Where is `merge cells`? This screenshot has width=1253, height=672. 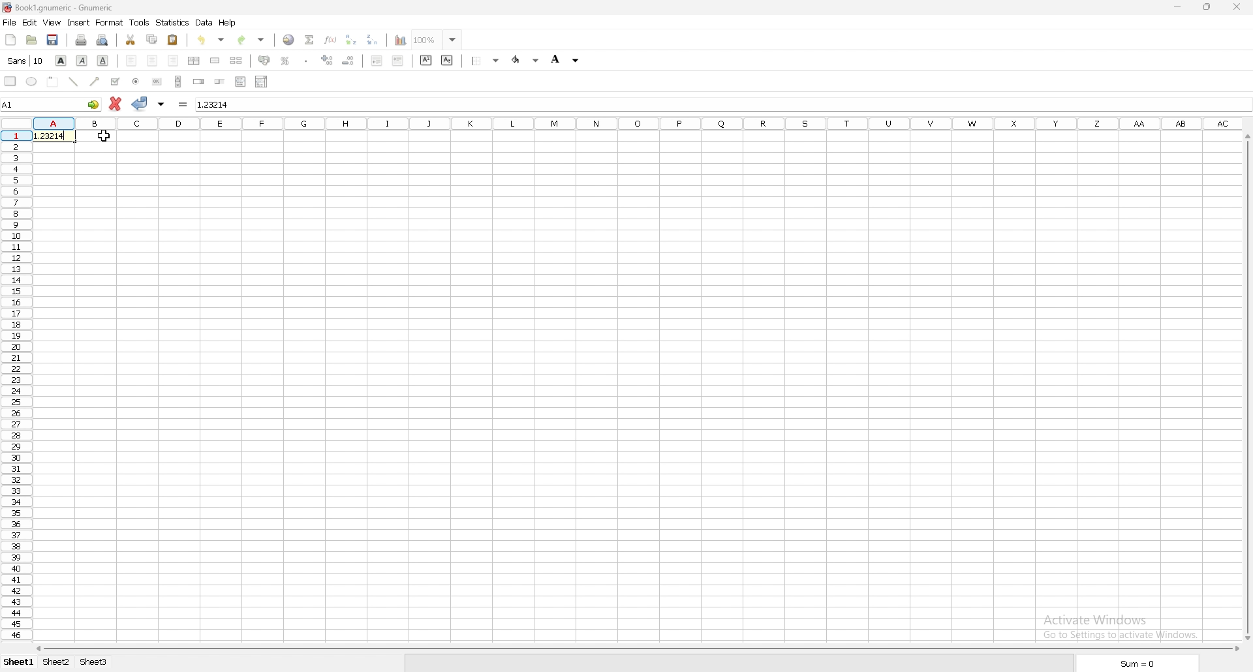
merge cells is located at coordinates (215, 60).